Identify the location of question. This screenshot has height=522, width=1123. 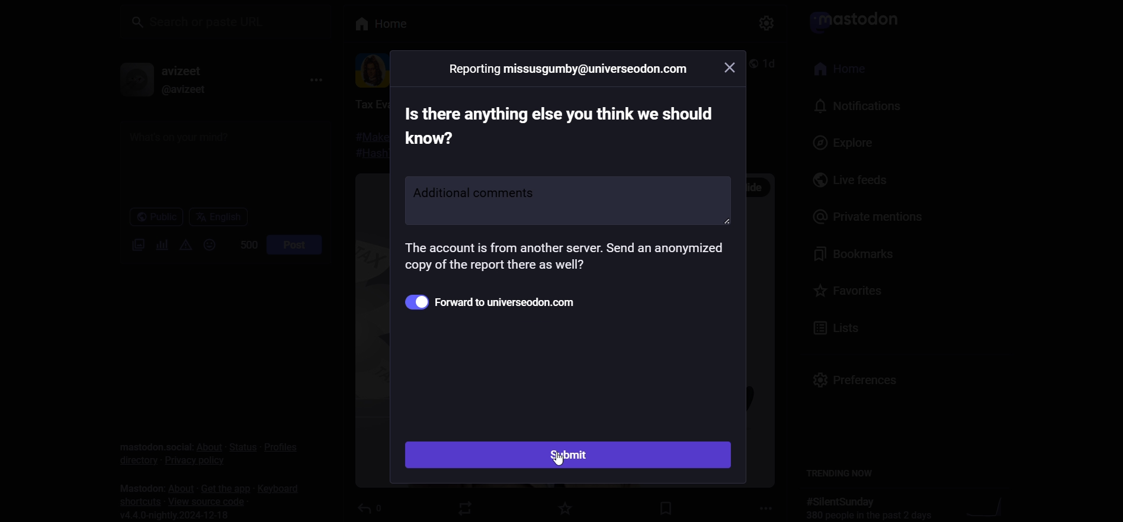
(557, 125).